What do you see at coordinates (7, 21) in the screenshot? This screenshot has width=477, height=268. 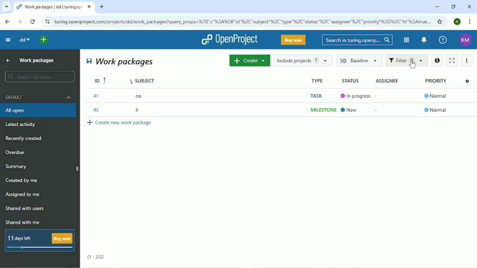 I see `Back` at bounding box center [7, 21].